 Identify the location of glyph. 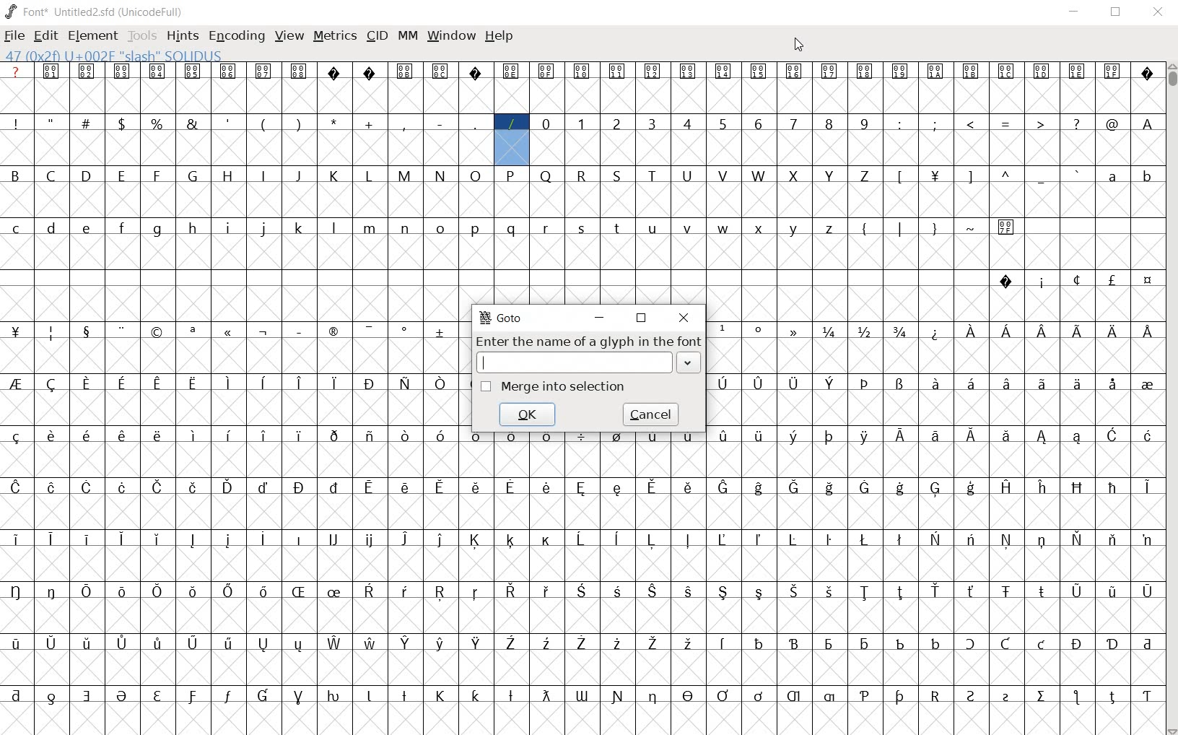
(440, 71).